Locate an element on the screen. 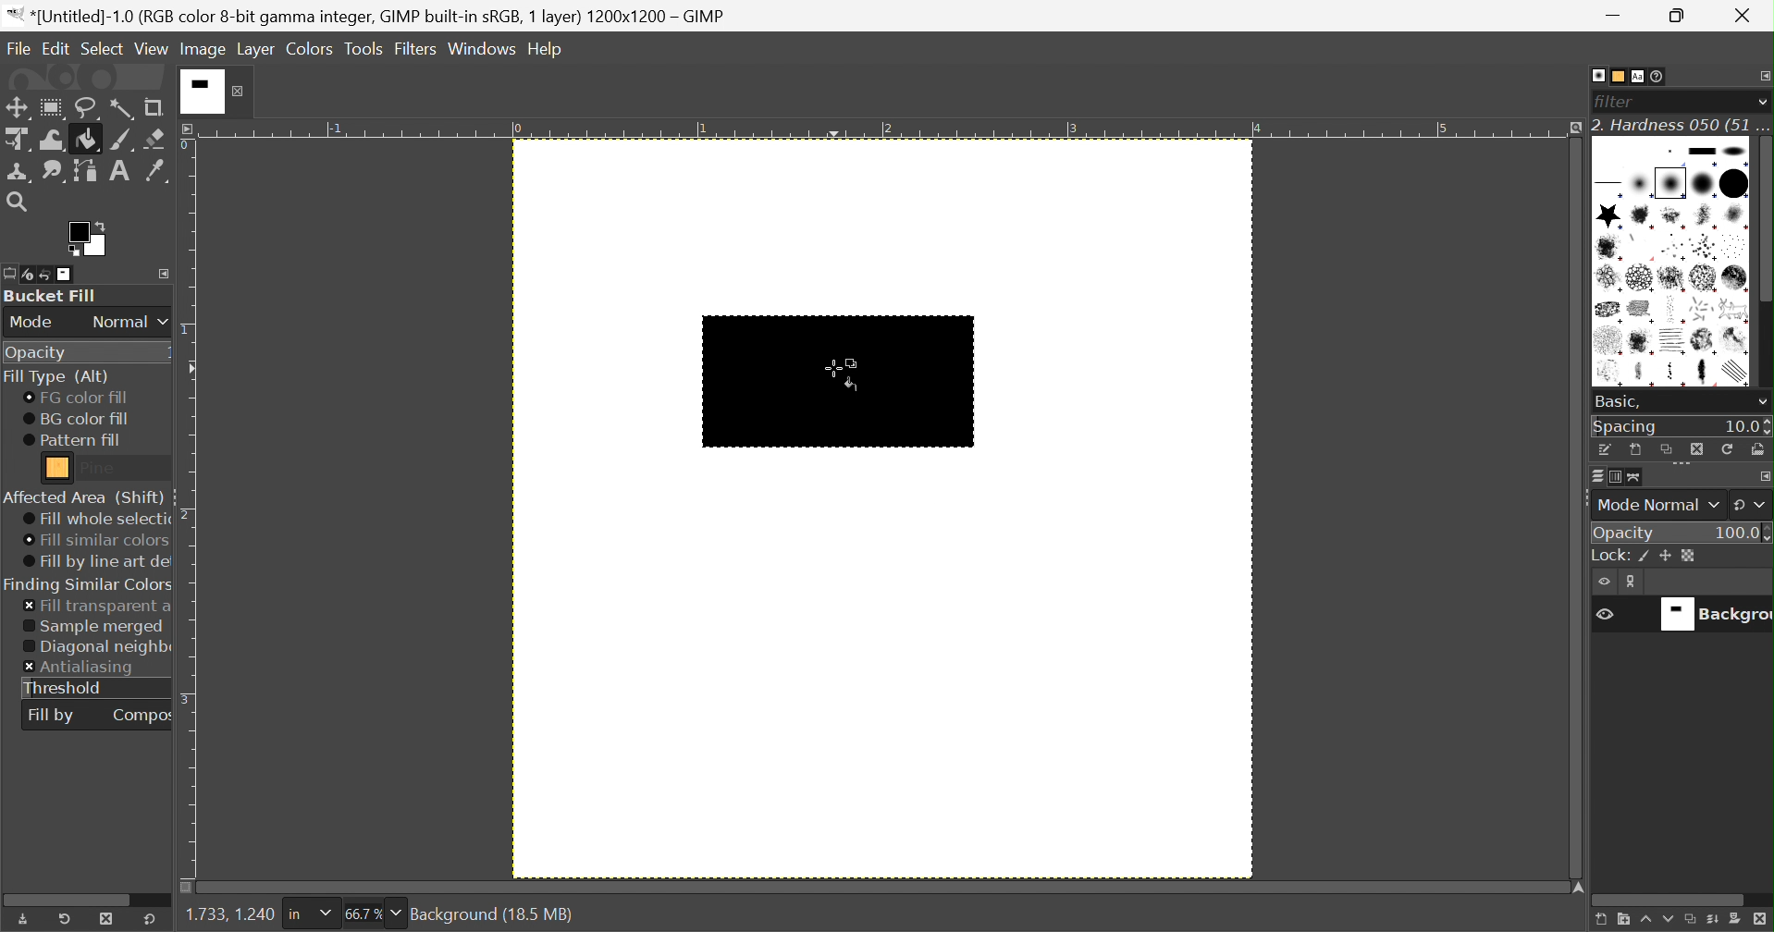 This screenshot has height=932, width=1774. Windows is located at coordinates (481, 51).